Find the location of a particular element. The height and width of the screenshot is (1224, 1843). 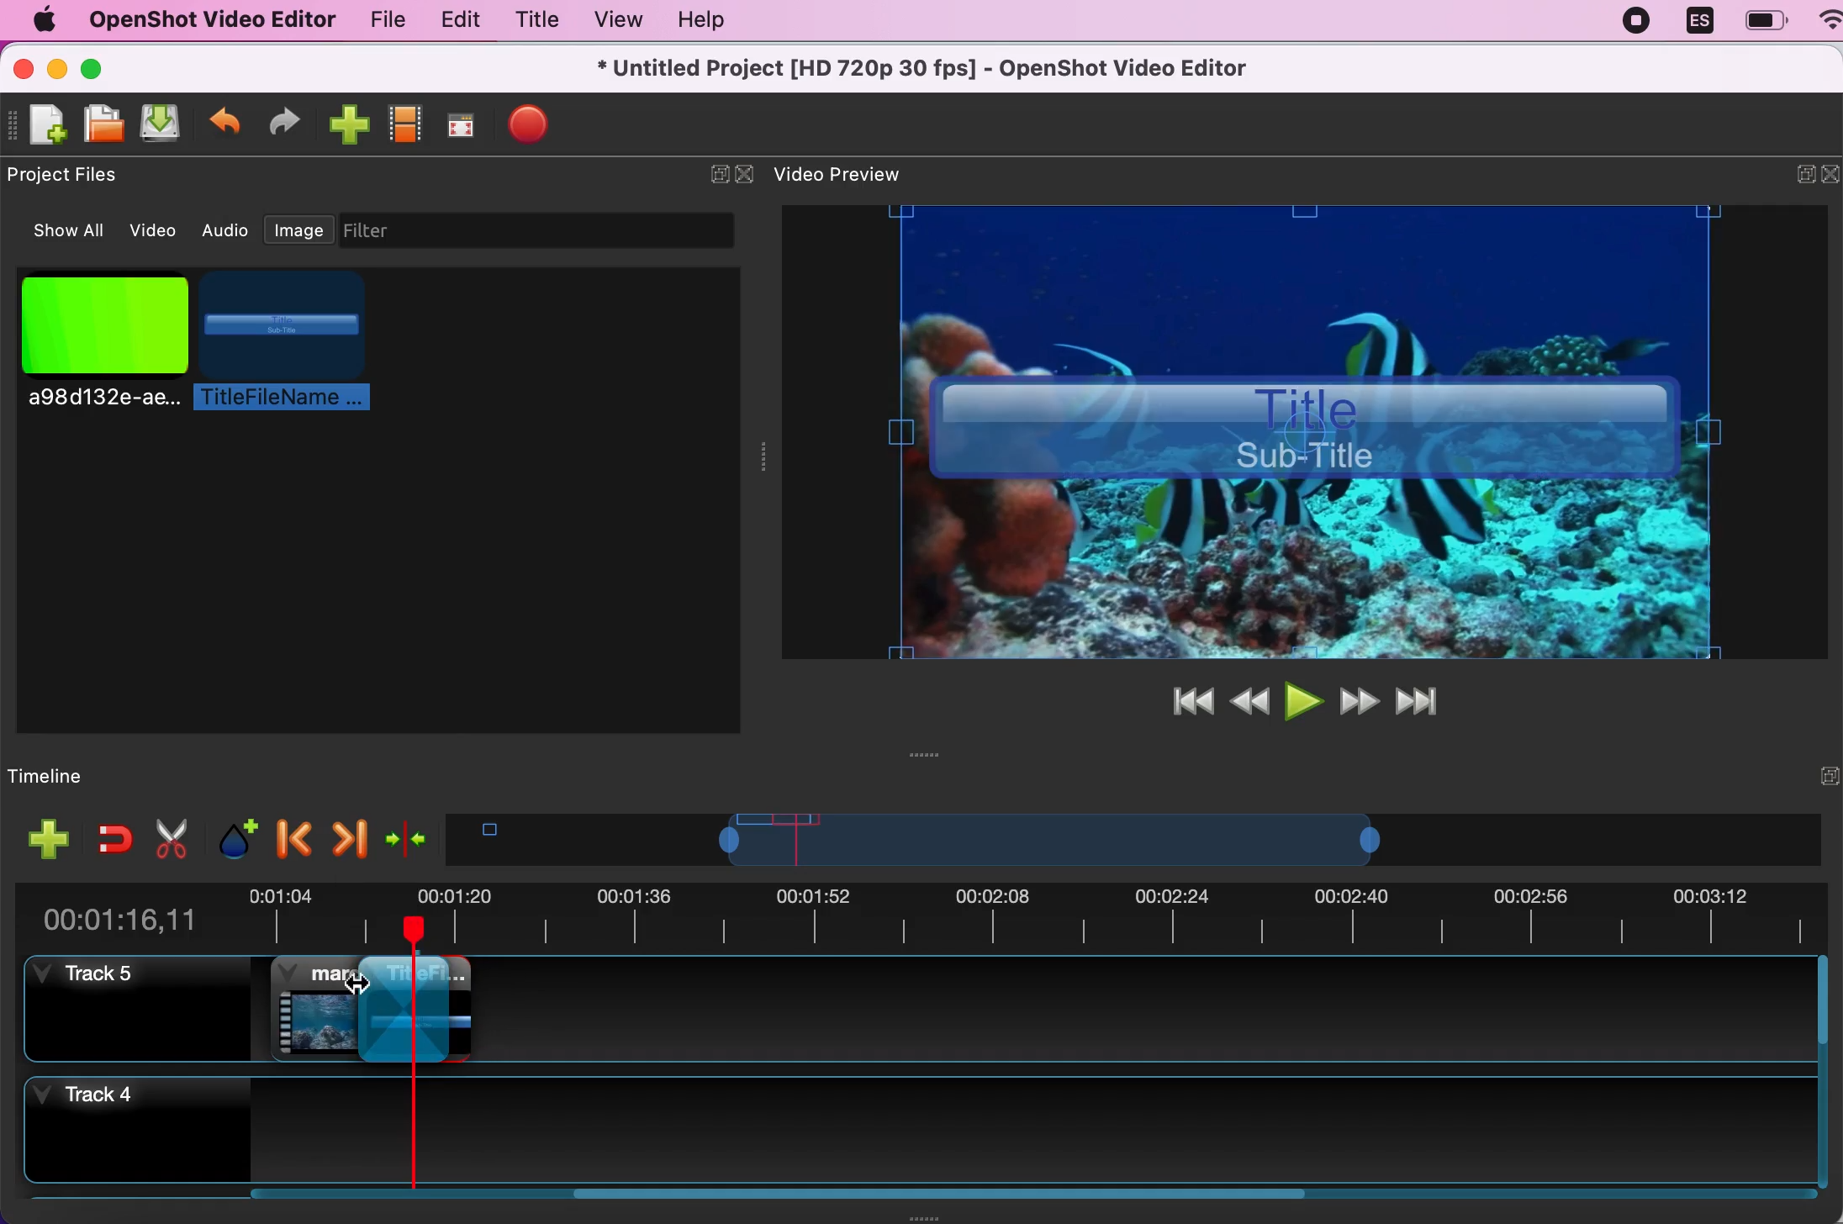

maximize is located at coordinates (113, 66).